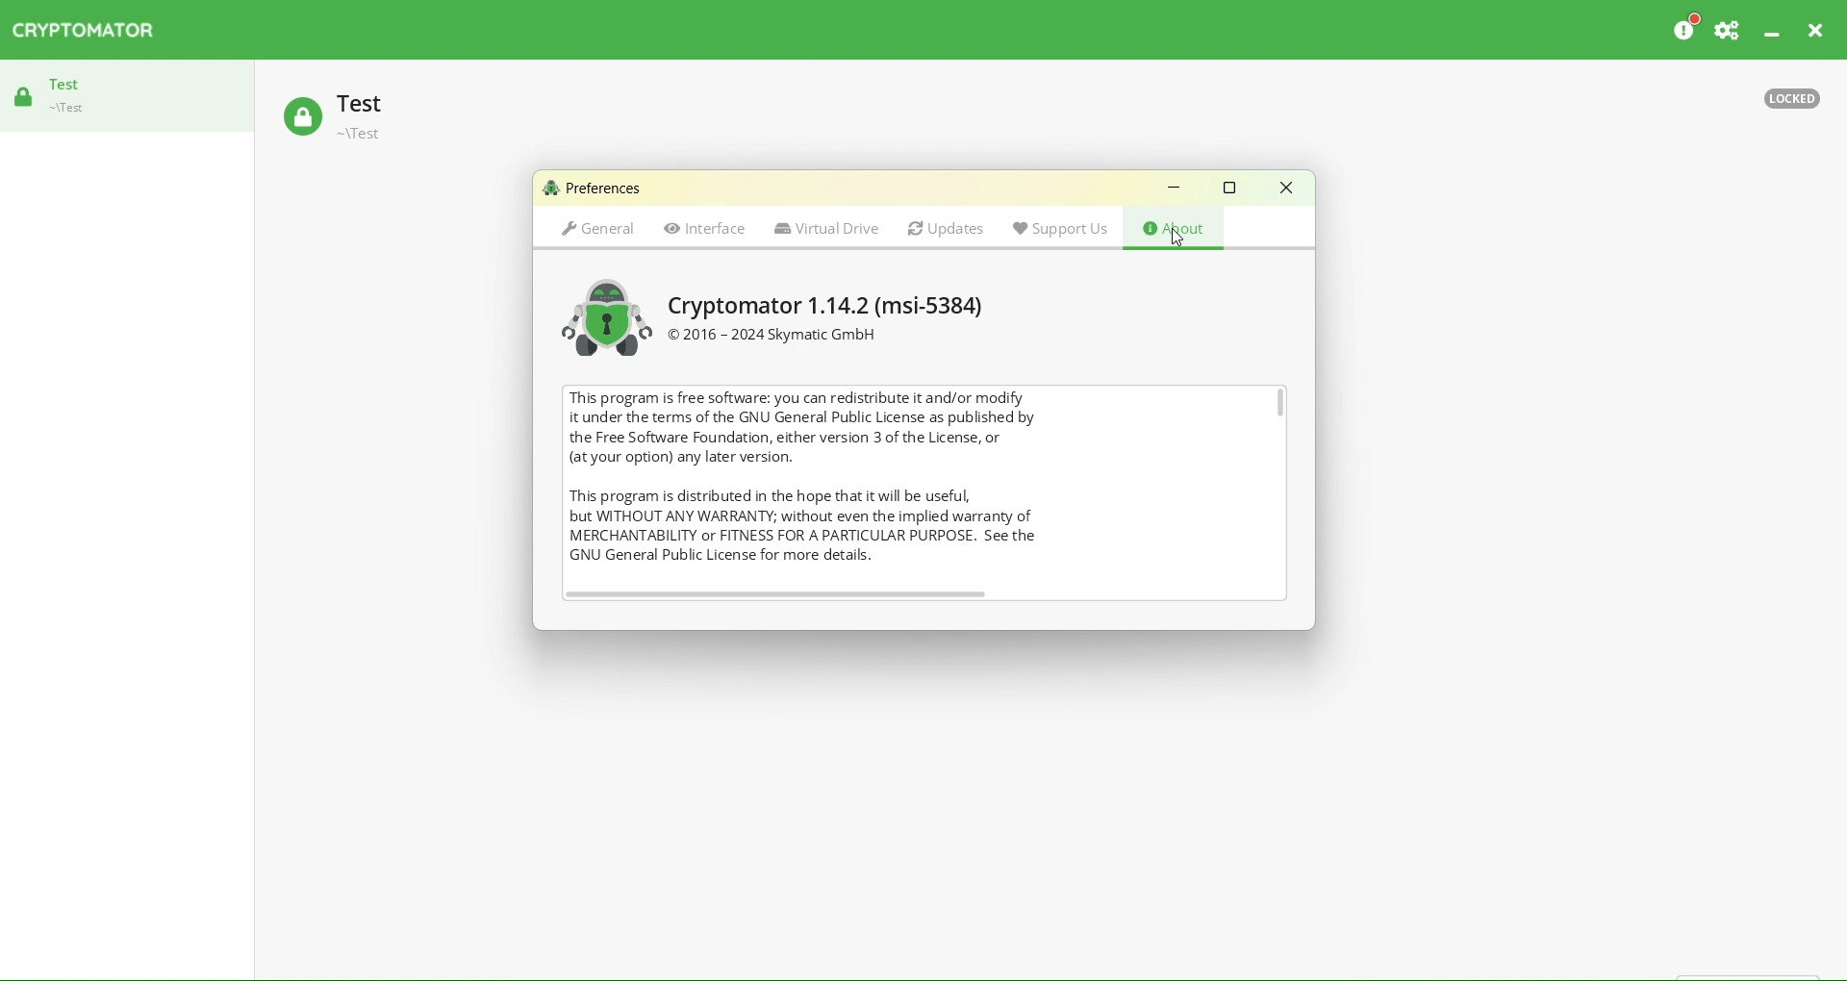 The image size is (1847, 981). I want to click on Virtual Drive, so click(826, 232).